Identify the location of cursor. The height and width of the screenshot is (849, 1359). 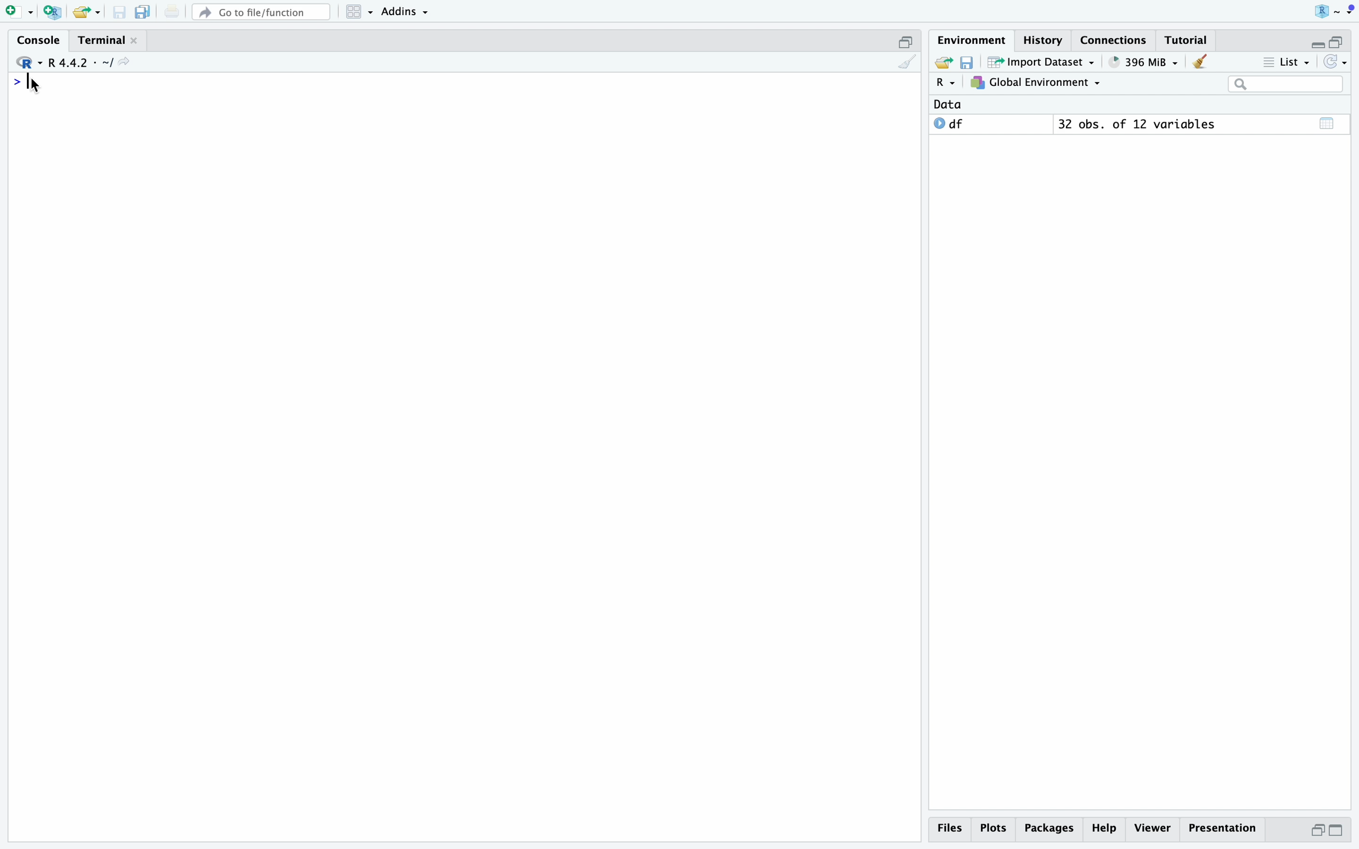
(34, 85).